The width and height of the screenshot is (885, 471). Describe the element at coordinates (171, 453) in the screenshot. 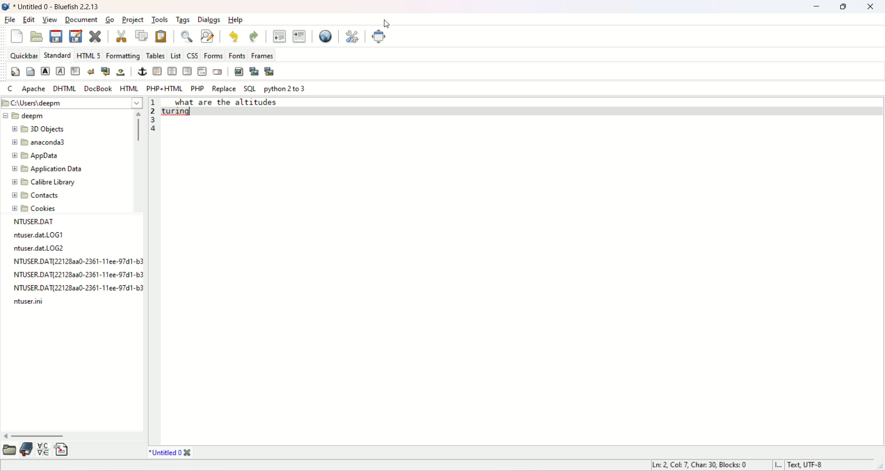

I see `title` at that location.